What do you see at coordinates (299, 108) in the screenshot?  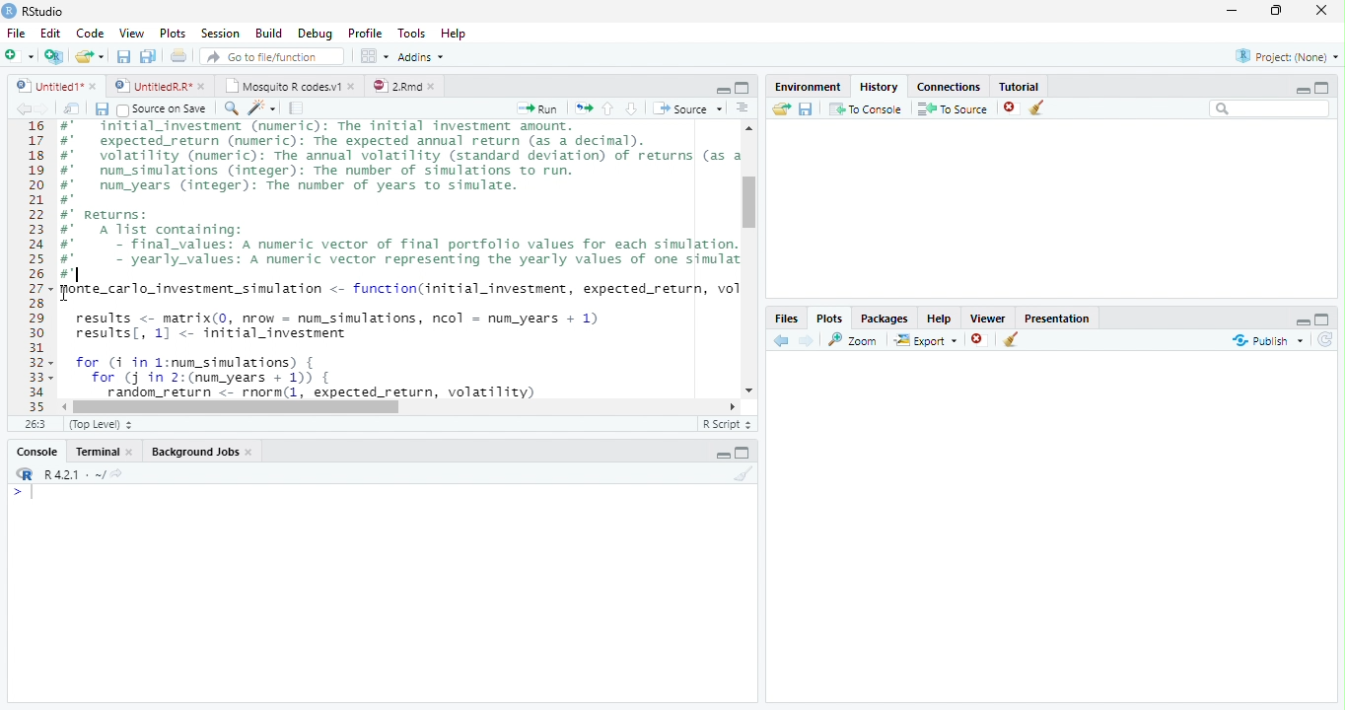 I see `Compile Report` at bounding box center [299, 108].